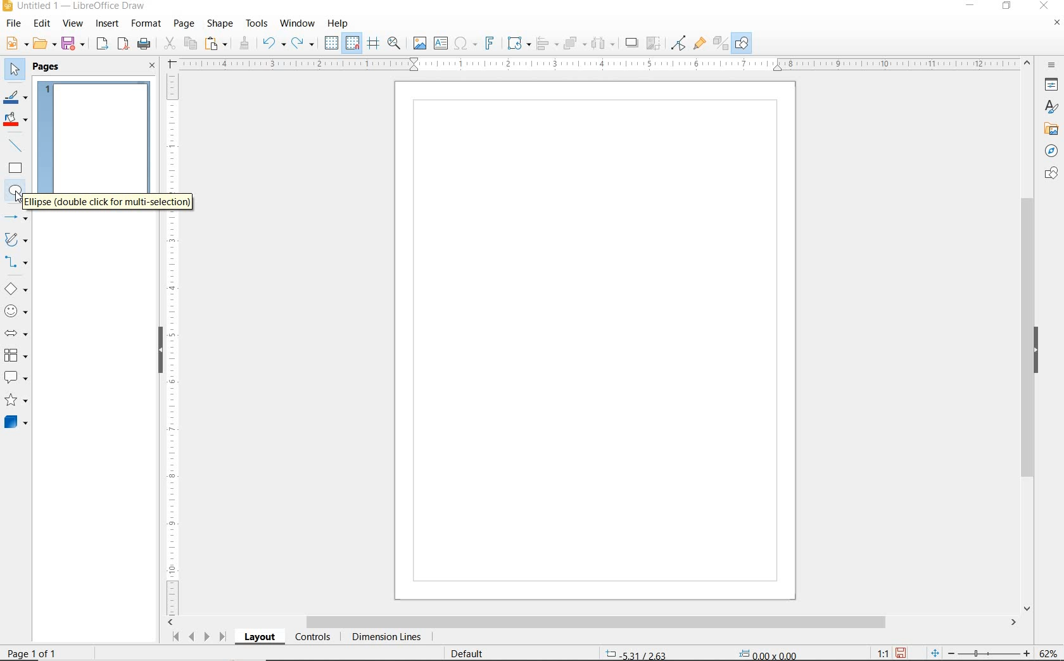 The image size is (1064, 661). Describe the element at coordinates (16, 191) in the screenshot. I see `ELLIPSE` at that location.